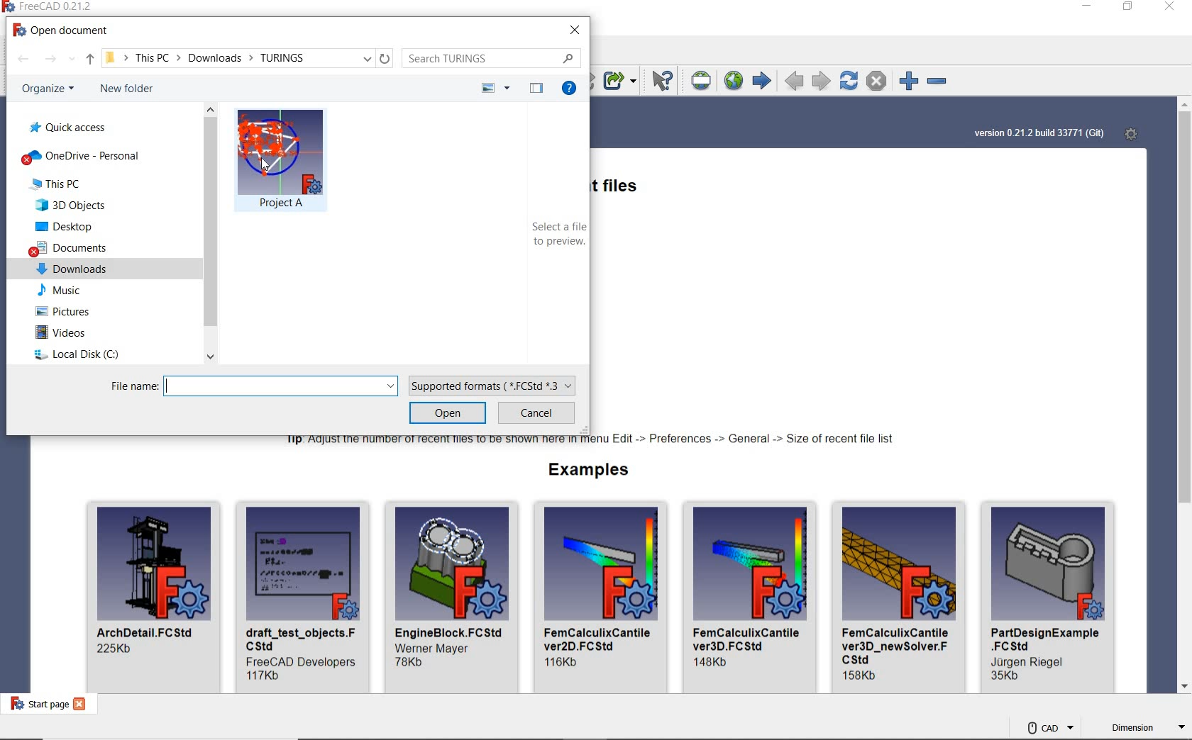 The width and height of the screenshot is (1192, 740). I want to click on HIDE THE PREVIEW PANE, so click(536, 89).